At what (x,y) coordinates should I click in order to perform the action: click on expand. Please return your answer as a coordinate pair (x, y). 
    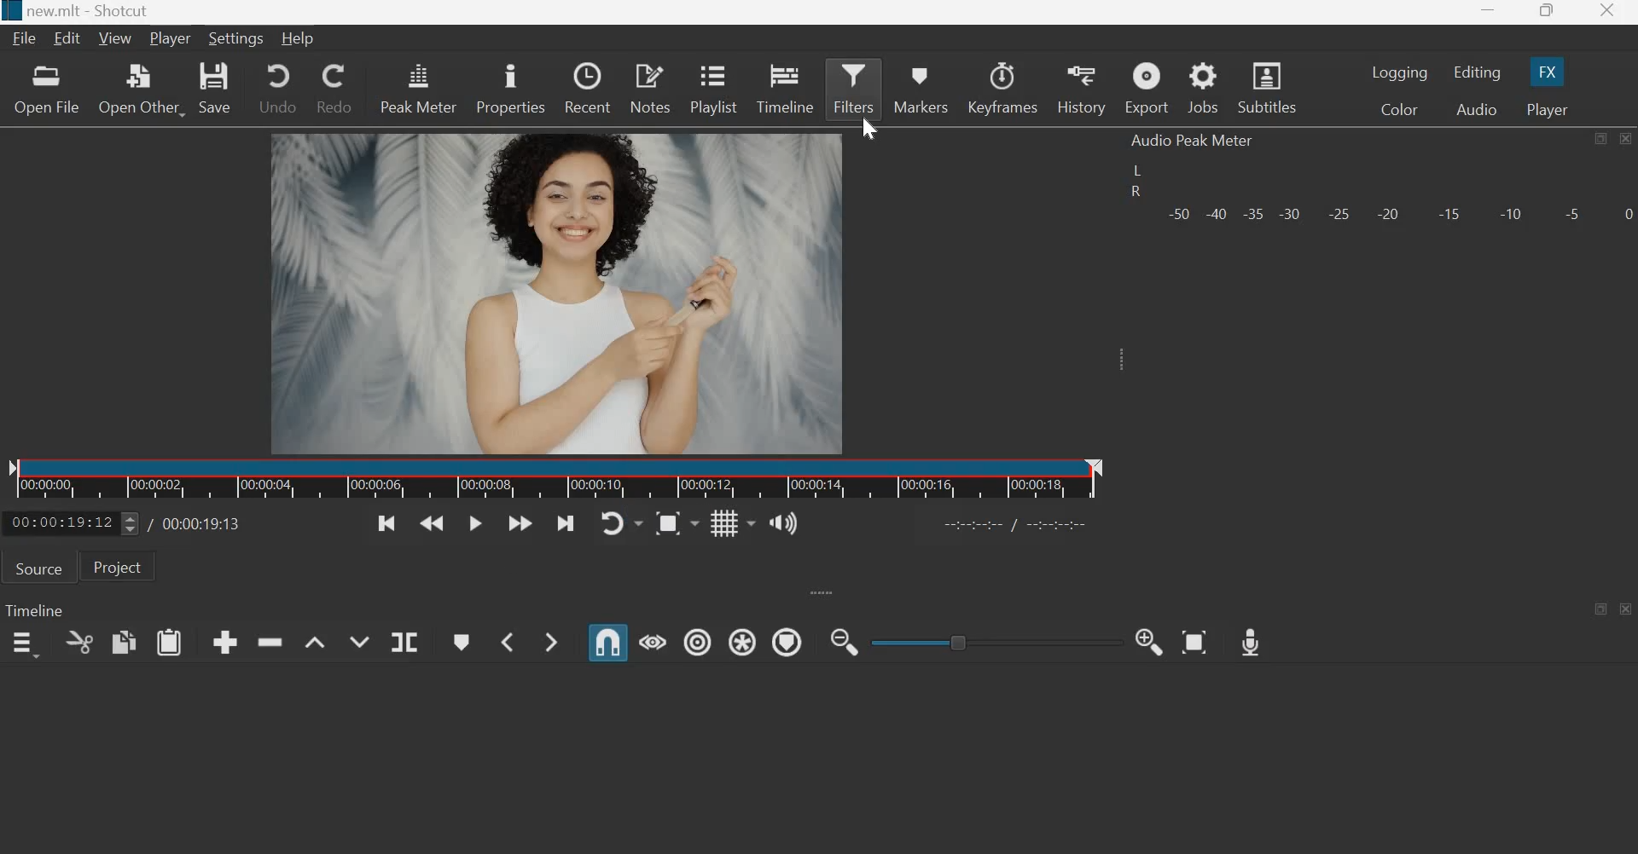
    Looking at the image, I should click on (821, 591).